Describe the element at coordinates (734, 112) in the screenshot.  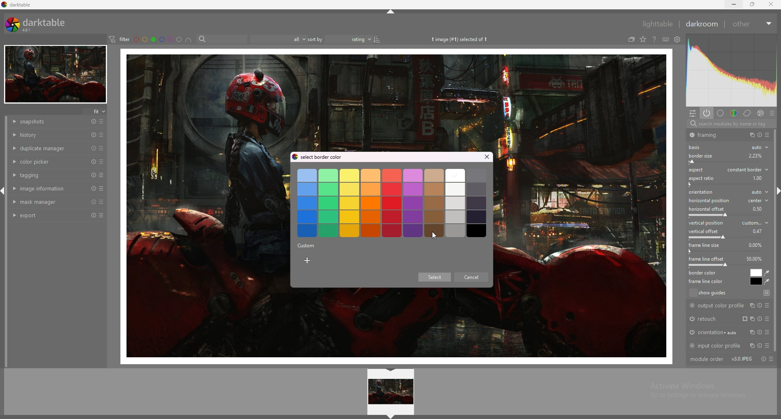
I see `color` at that location.